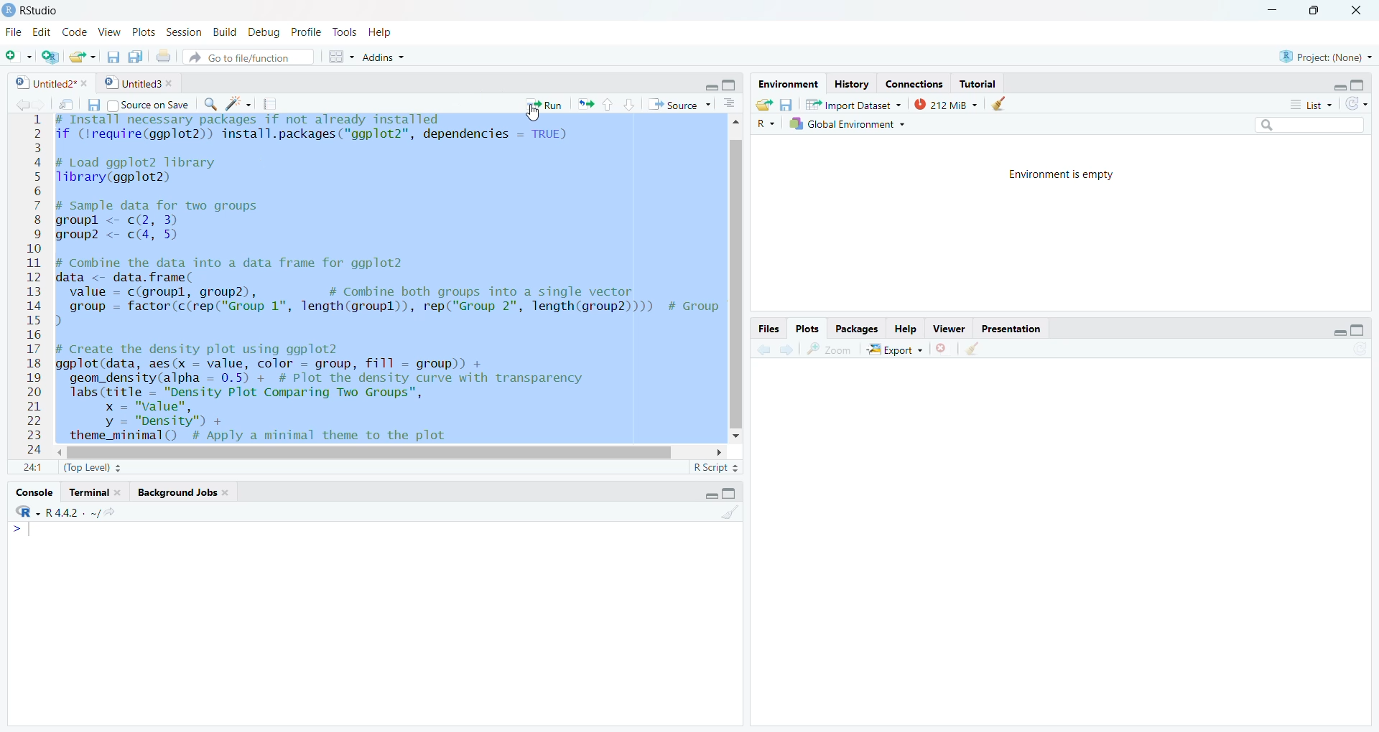  Describe the element at coordinates (305, 32) in the screenshot. I see `profile` at that location.